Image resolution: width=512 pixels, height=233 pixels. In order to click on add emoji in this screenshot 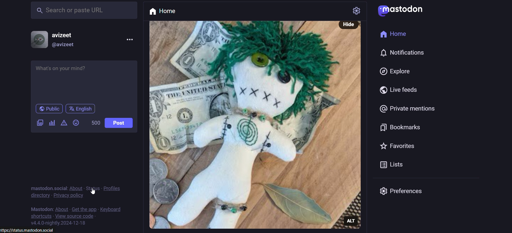, I will do `click(75, 122)`.